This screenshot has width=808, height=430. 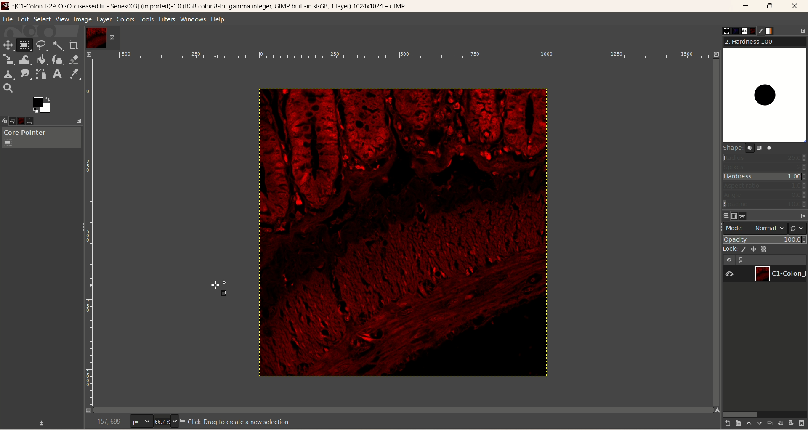 I want to click on visibility, so click(x=732, y=274).